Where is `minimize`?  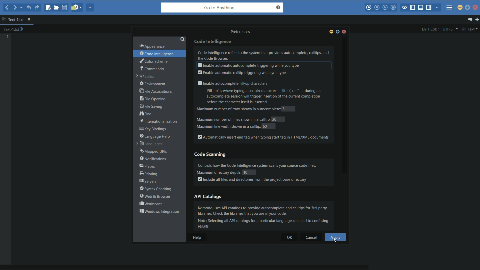
minimize is located at coordinates (331, 32).